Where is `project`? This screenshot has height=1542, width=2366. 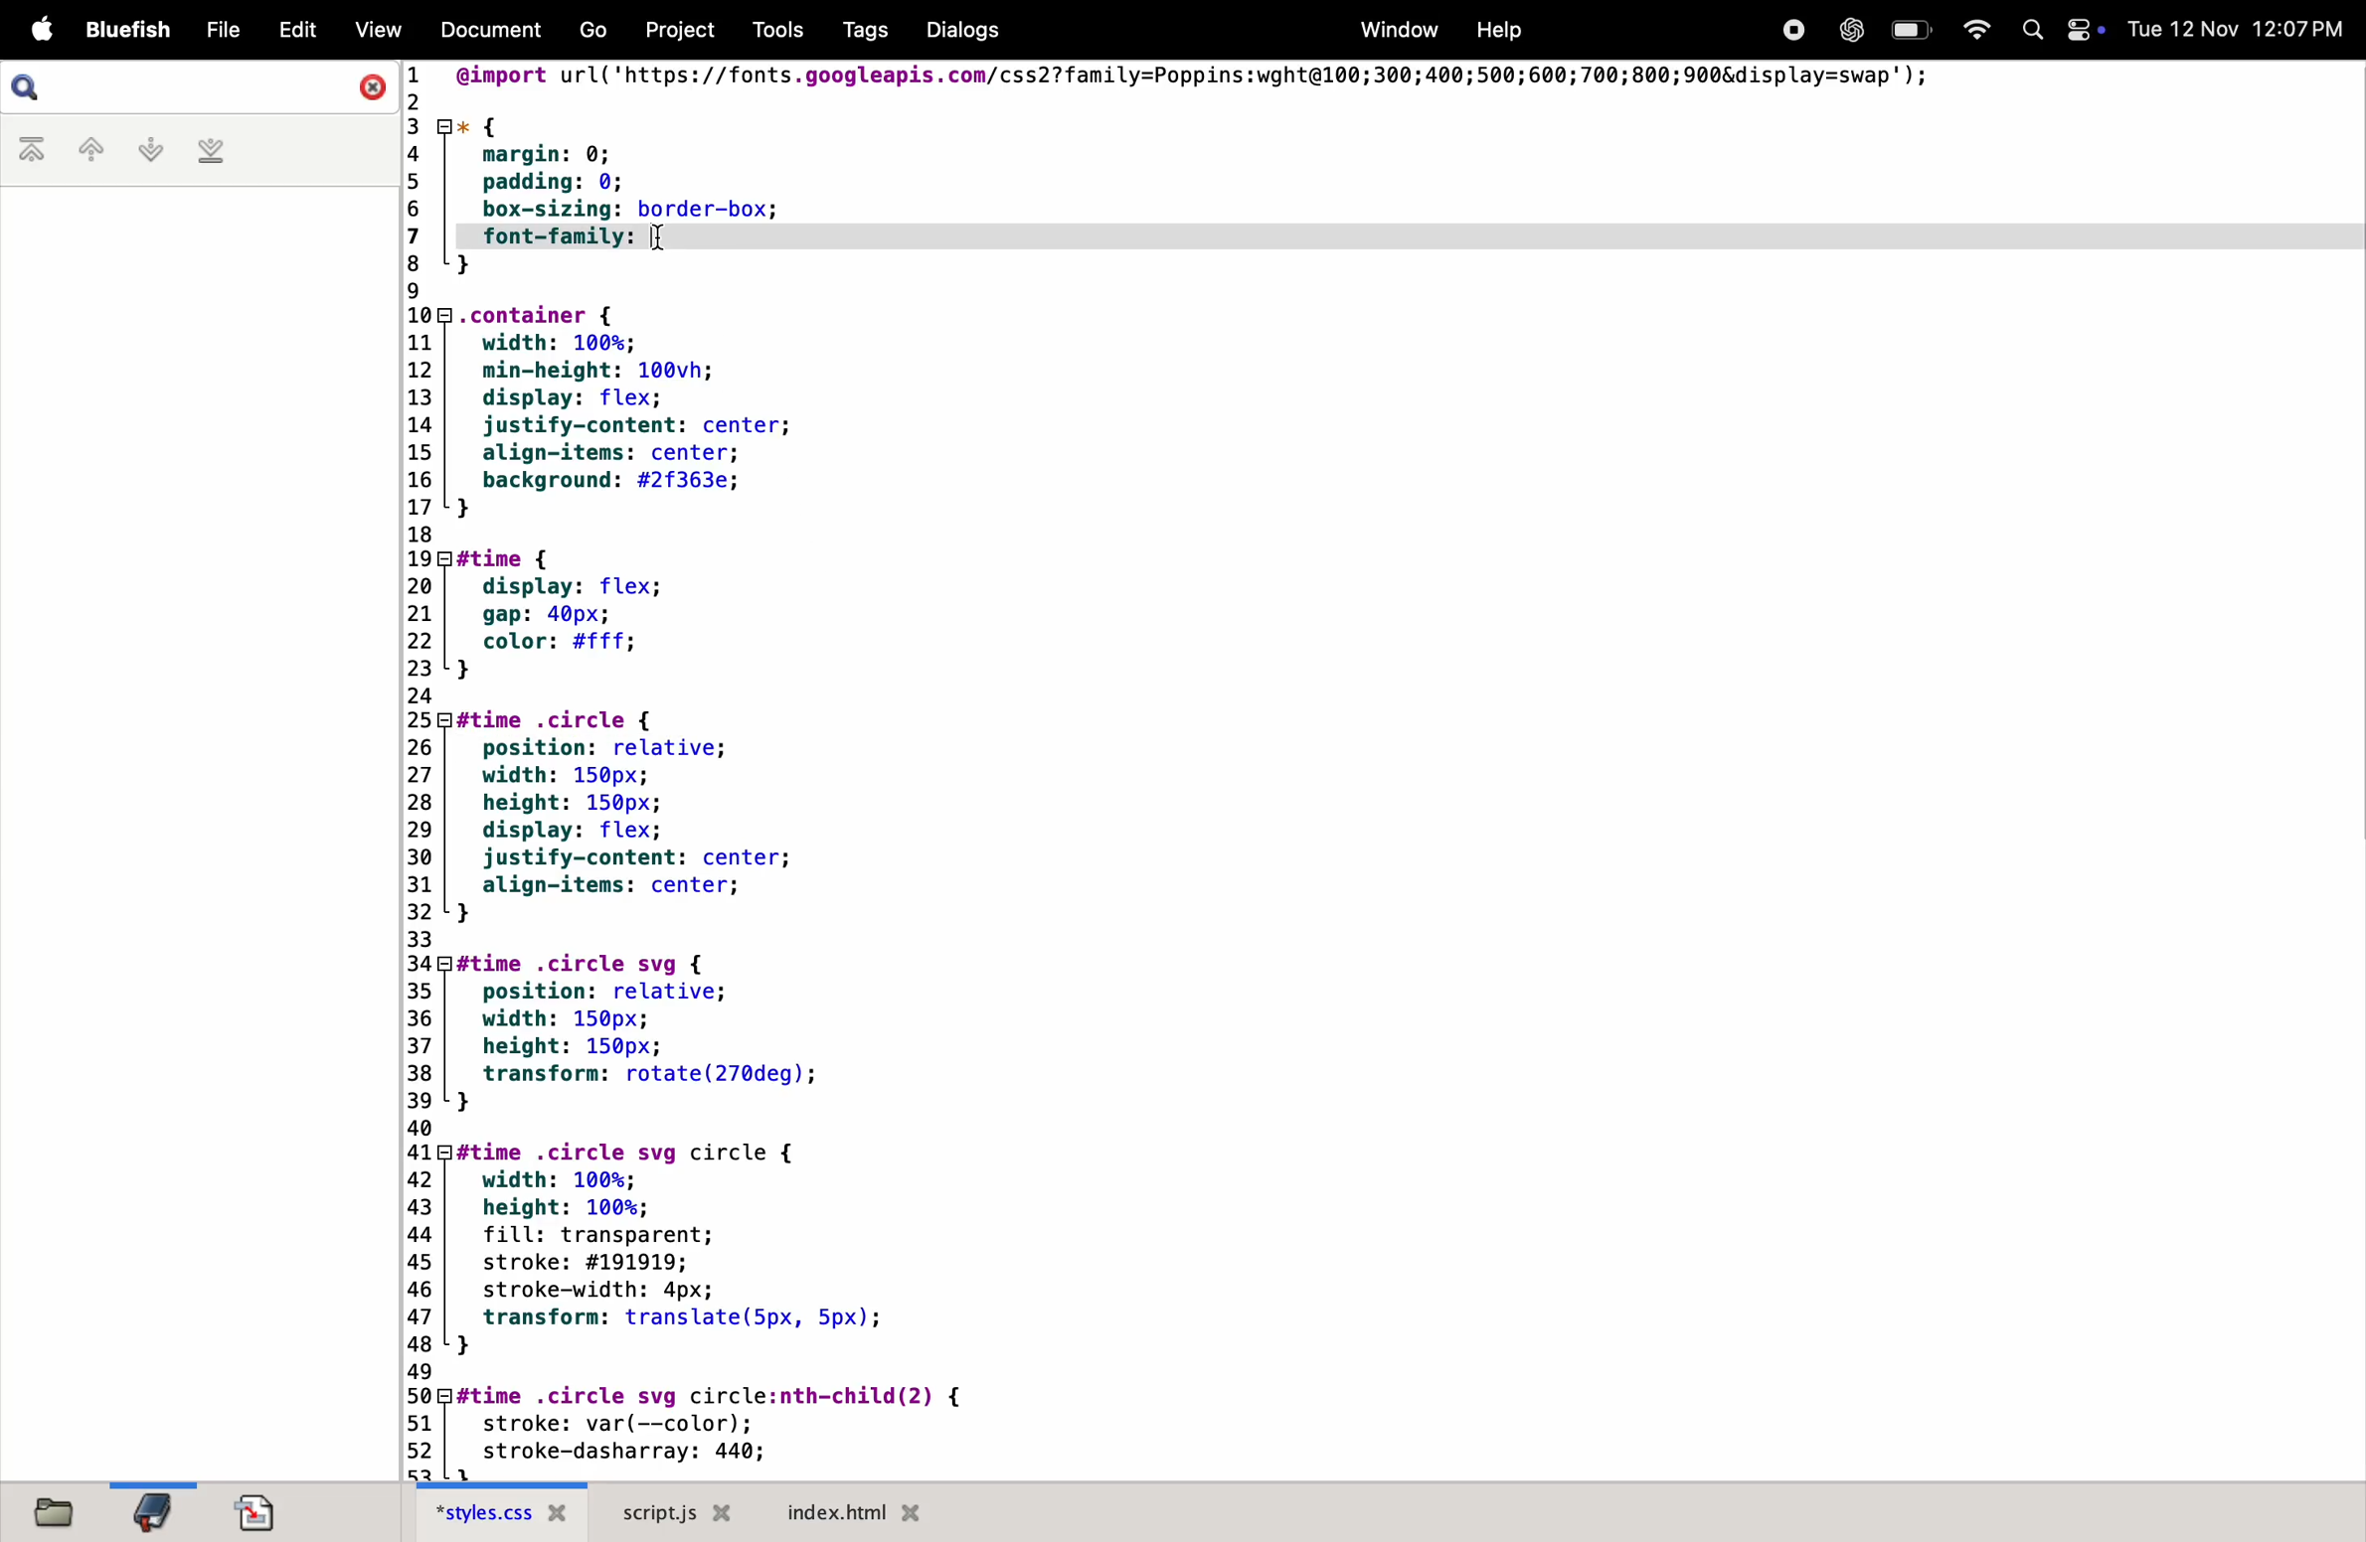
project is located at coordinates (673, 30).